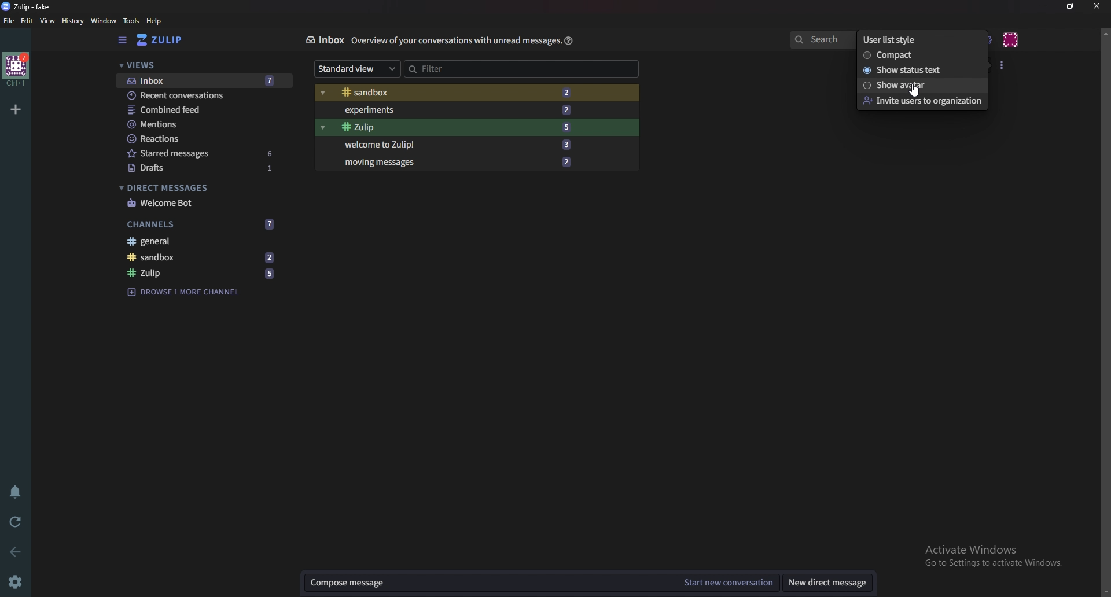 The image size is (1111, 597). What do you see at coordinates (202, 168) in the screenshot?
I see `drafts` at bounding box center [202, 168].